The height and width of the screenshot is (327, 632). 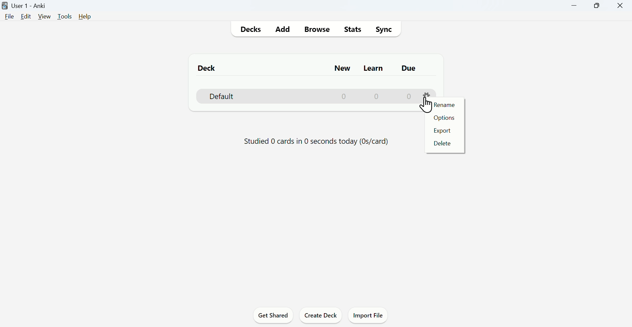 What do you see at coordinates (44, 16) in the screenshot?
I see `View` at bounding box center [44, 16].